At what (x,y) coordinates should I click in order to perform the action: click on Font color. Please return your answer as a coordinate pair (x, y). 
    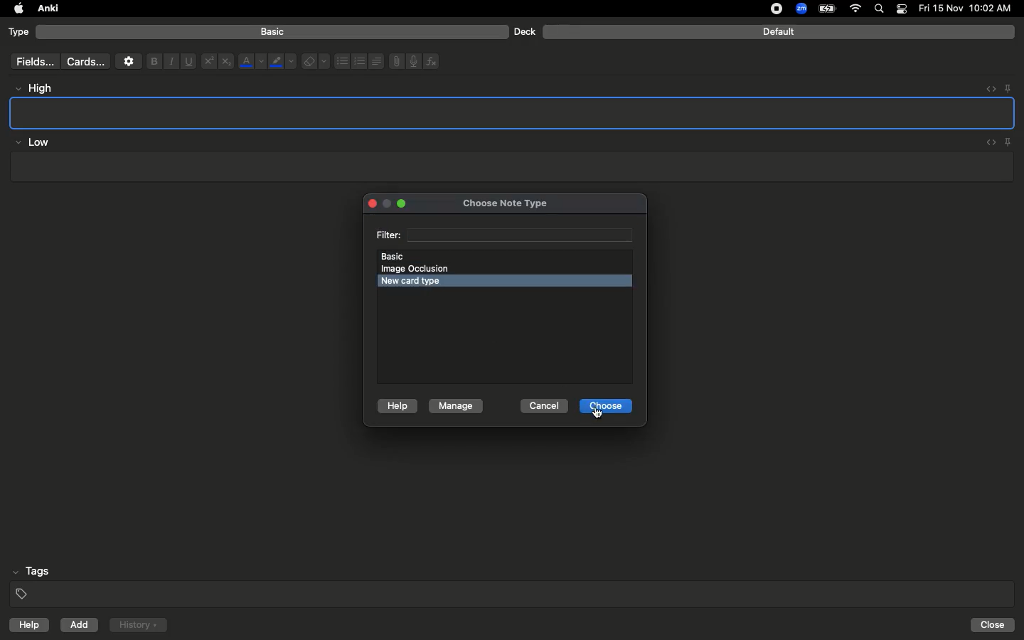
    Looking at the image, I should click on (251, 61).